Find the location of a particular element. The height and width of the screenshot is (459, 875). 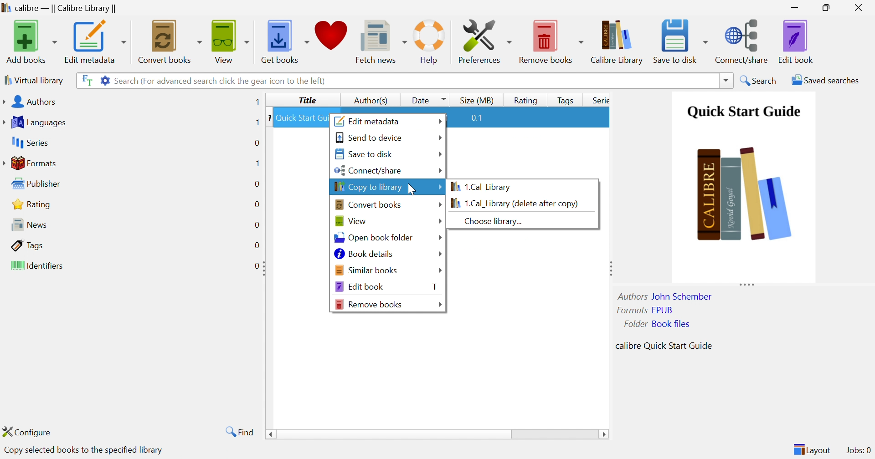

Drop Down is located at coordinates (439, 204).